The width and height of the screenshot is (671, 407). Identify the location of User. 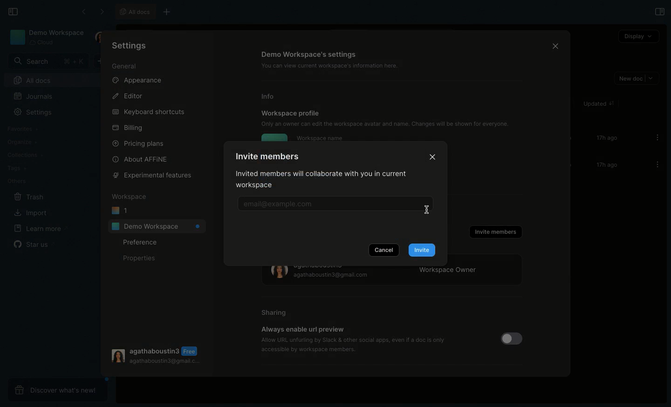
(100, 38).